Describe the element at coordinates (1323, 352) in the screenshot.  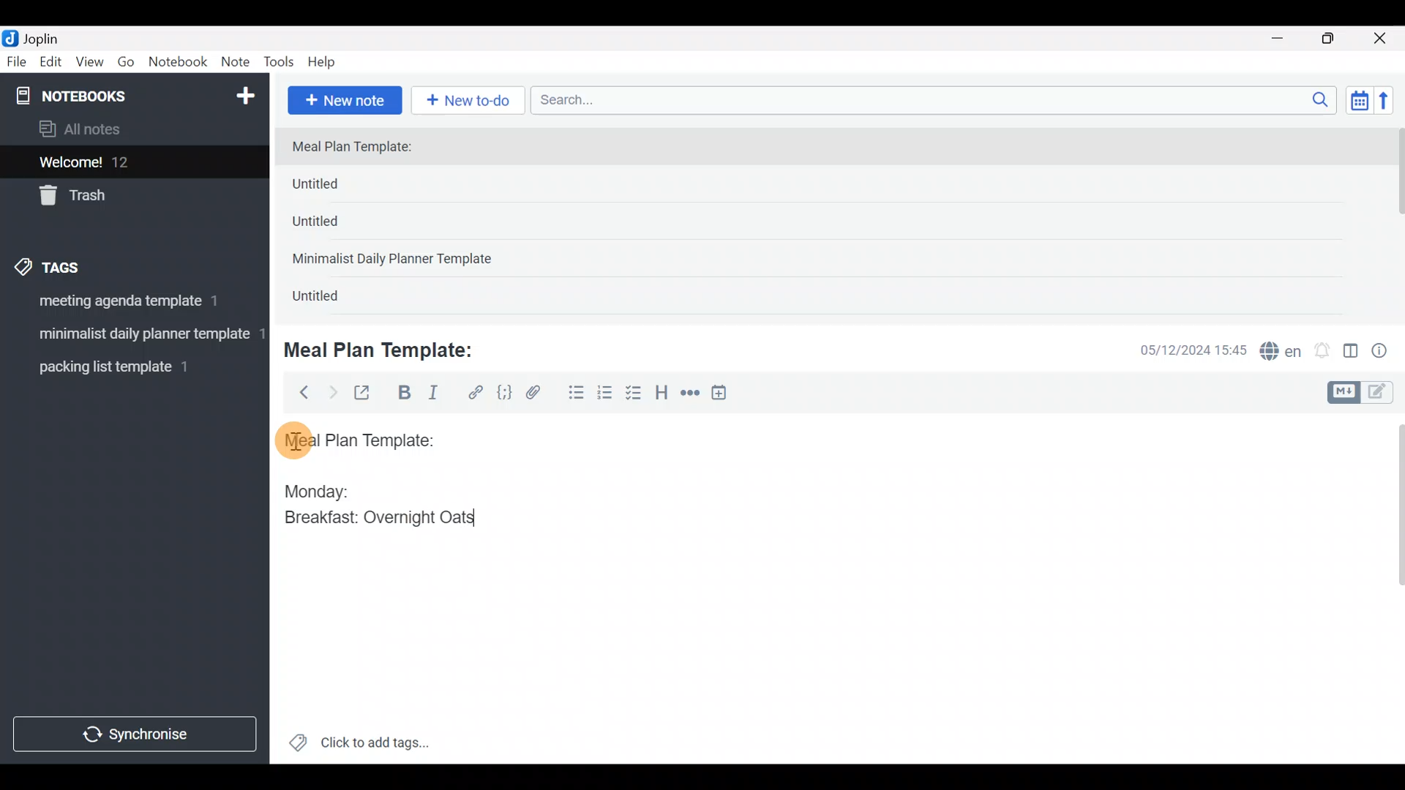
I see `Set alarm` at that location.